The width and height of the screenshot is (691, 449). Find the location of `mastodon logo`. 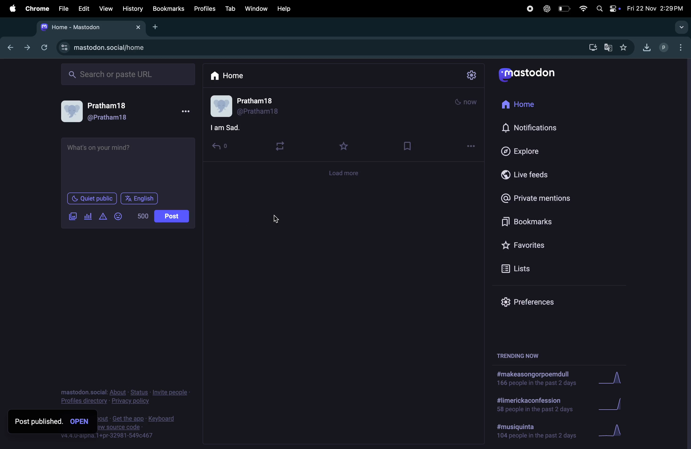

mastodon logo is located at coordinates (534, 73).